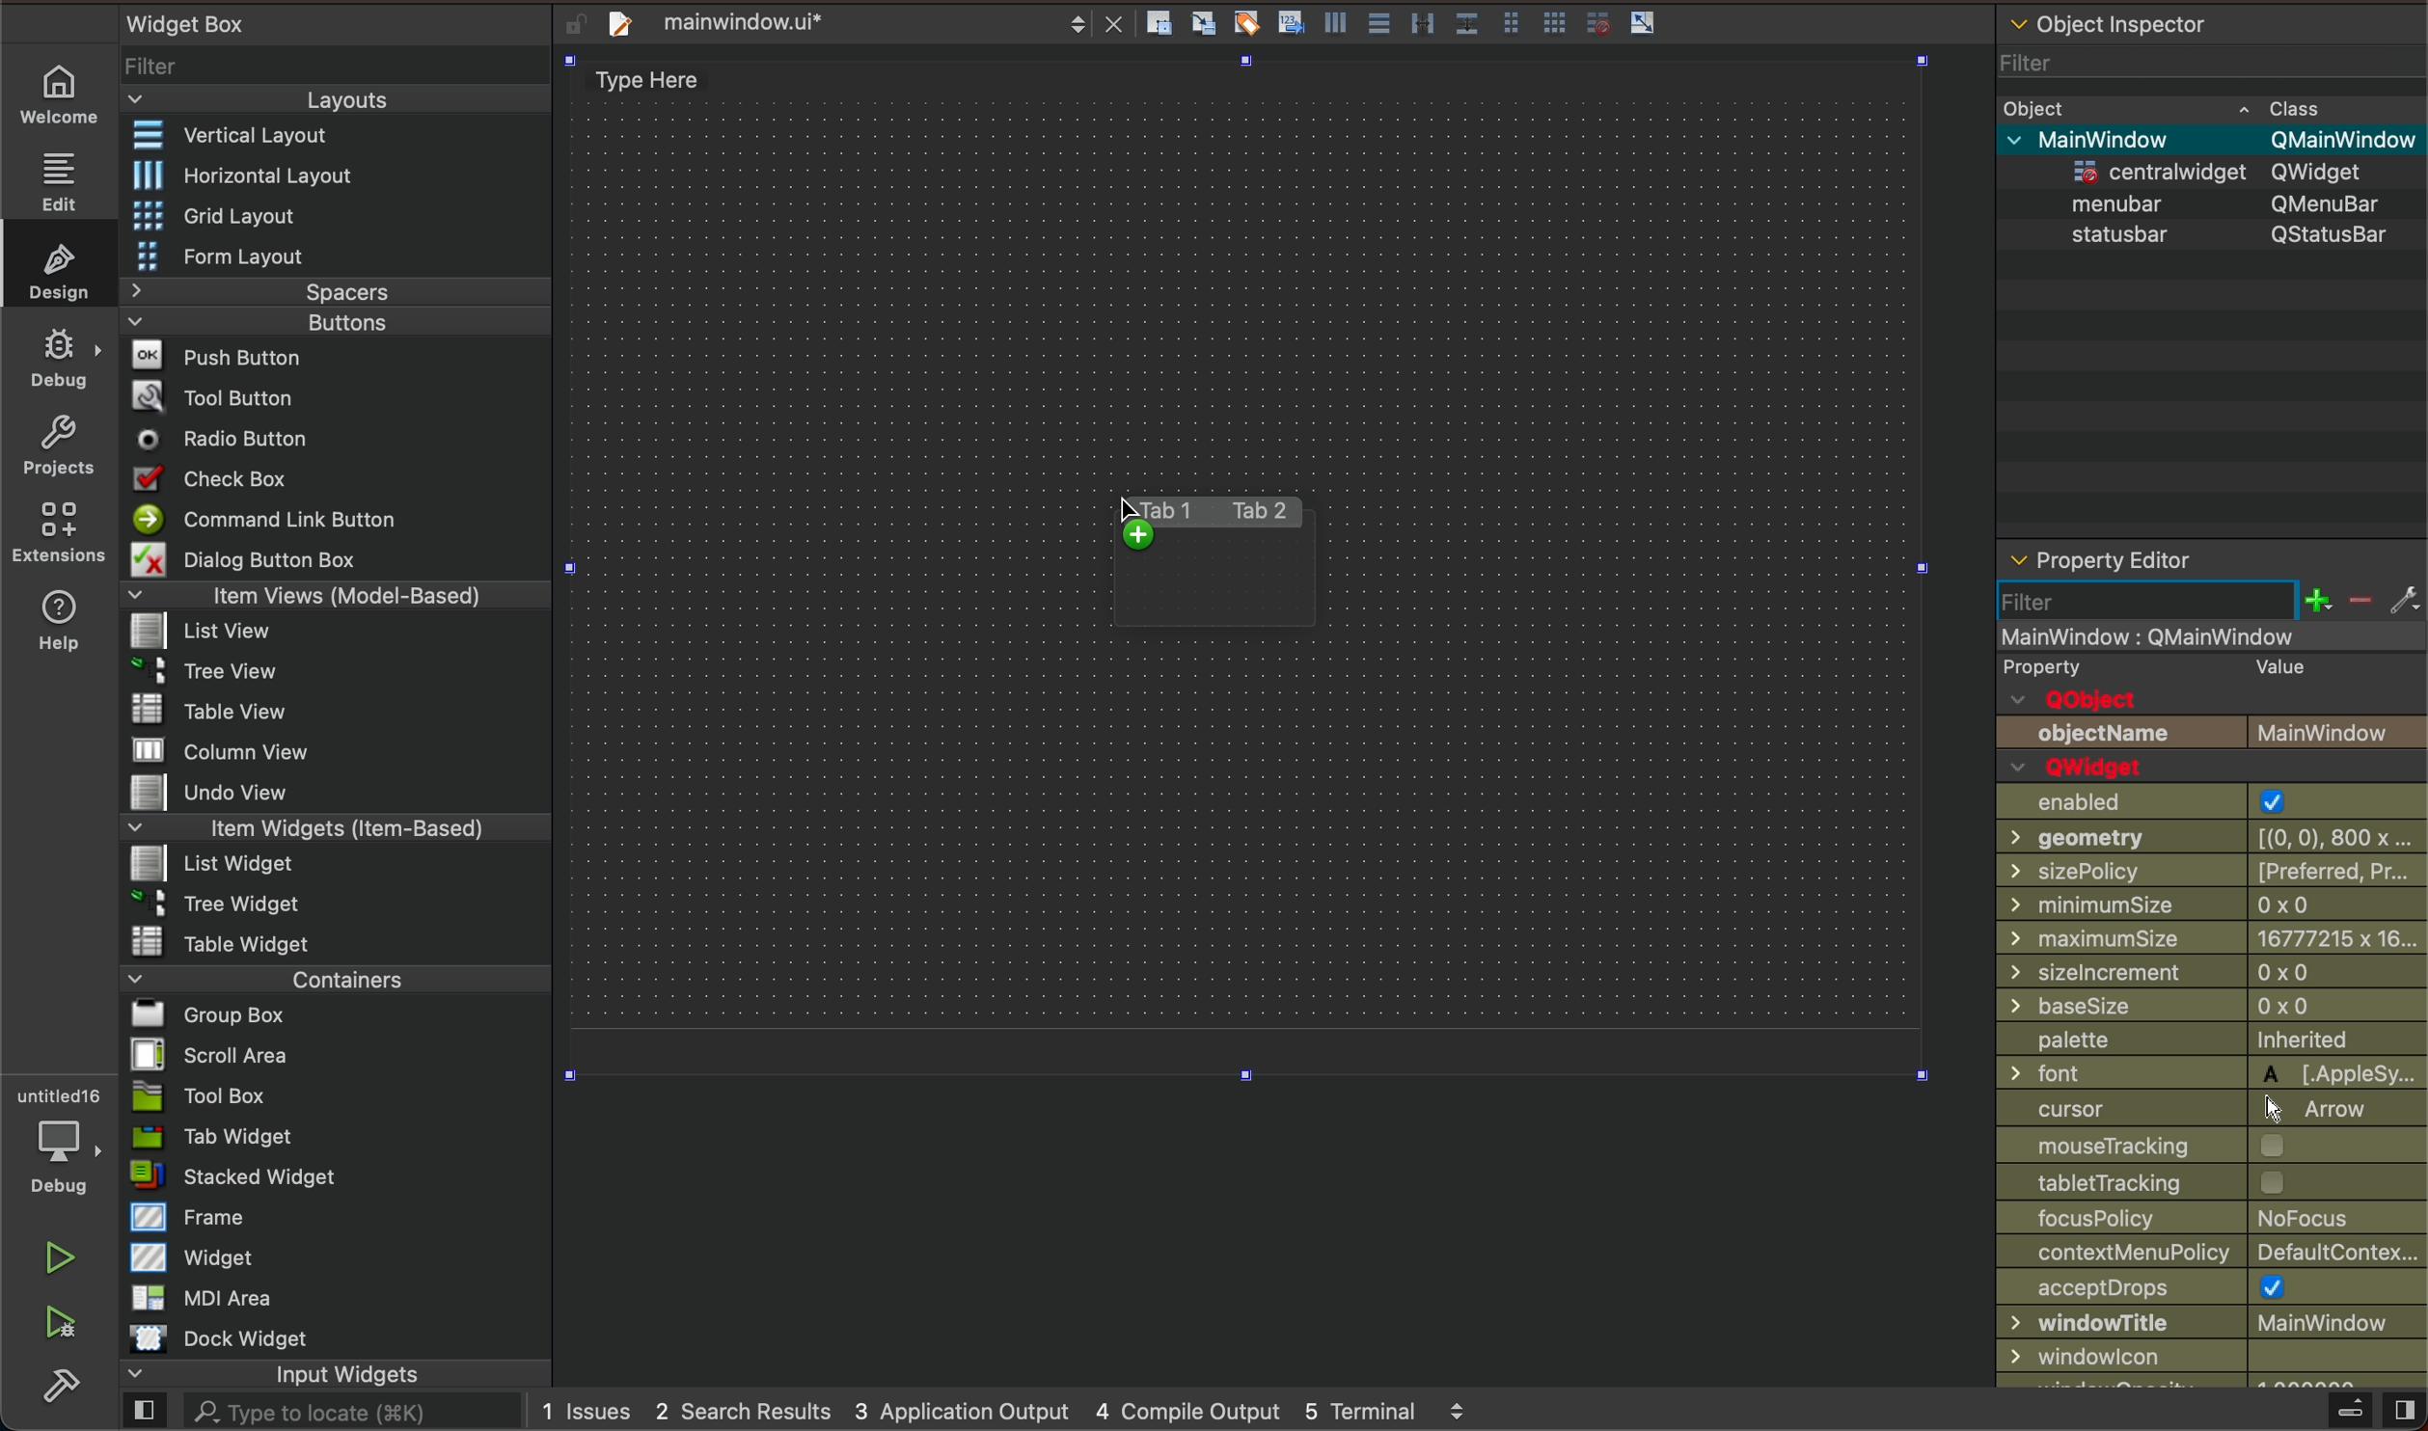  Describe the element at coordinates (195, 1257) in the screenshot. I see `Widget` at that location.